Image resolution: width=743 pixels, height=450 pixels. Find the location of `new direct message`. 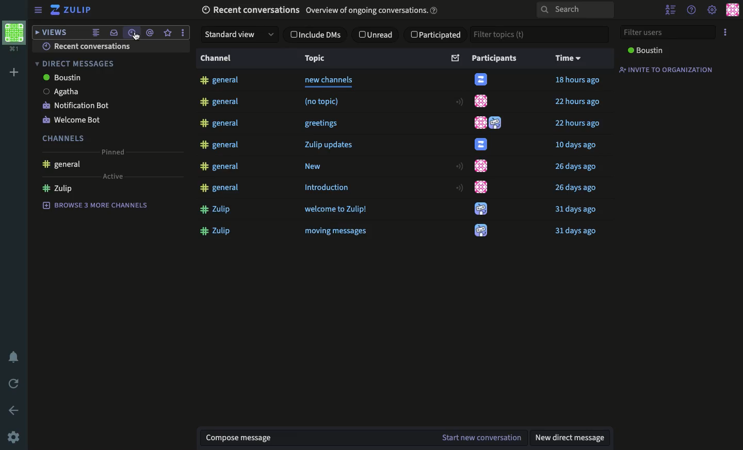

new direct message is located at coordinates (569, 438).